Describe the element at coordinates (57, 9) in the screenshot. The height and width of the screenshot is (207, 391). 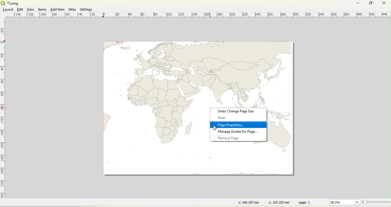
I see `Add Item` at that location.